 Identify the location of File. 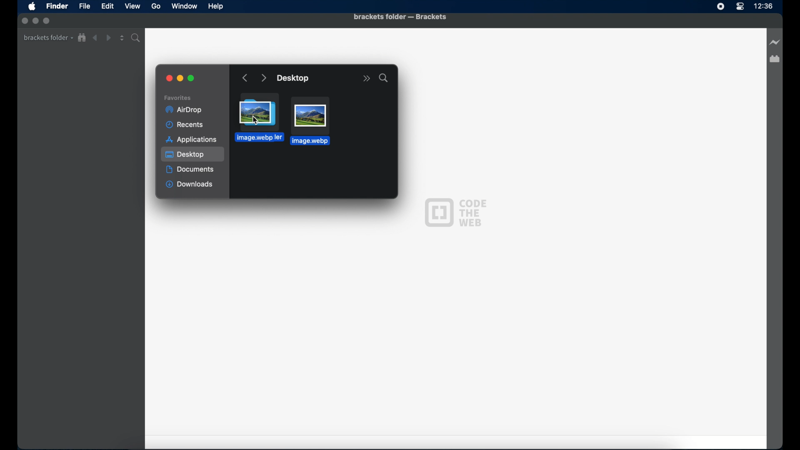
(85, 6).